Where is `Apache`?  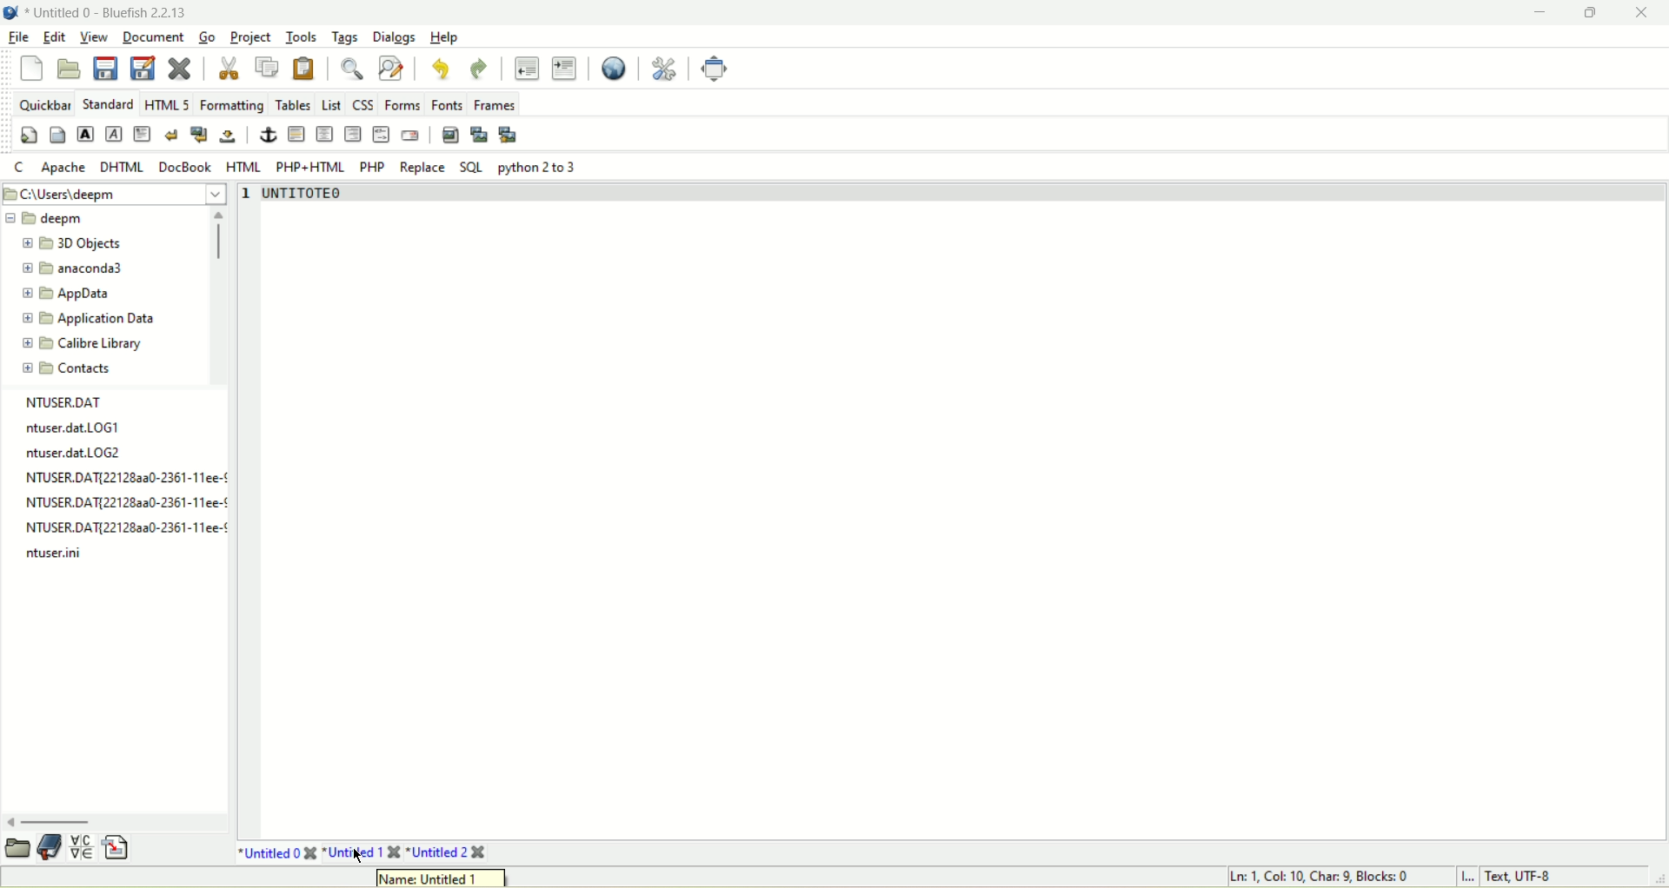
Apache is located at coordinates (63, 170).